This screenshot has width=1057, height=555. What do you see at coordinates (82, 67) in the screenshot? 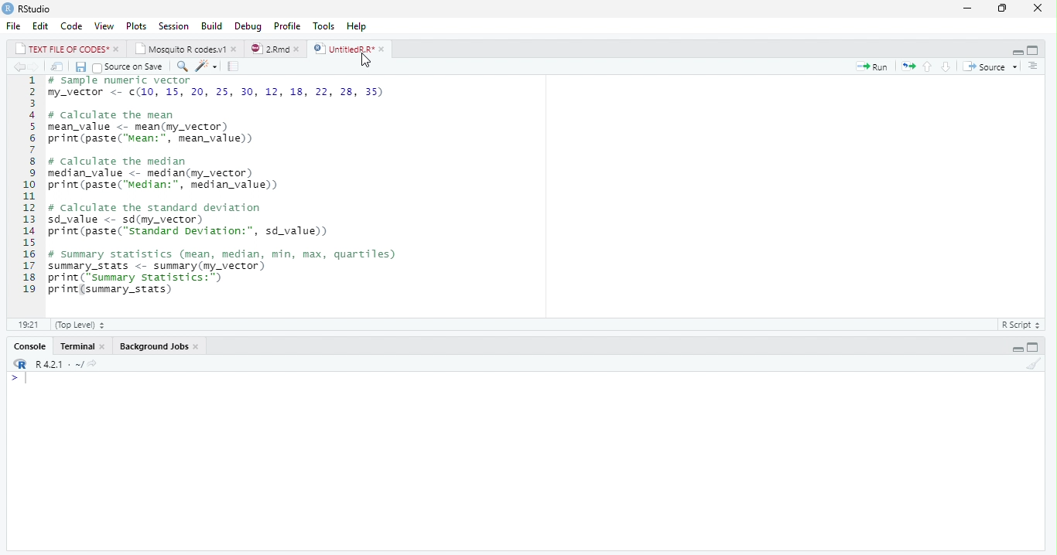
I see `save` at bounding box center [82, 67].